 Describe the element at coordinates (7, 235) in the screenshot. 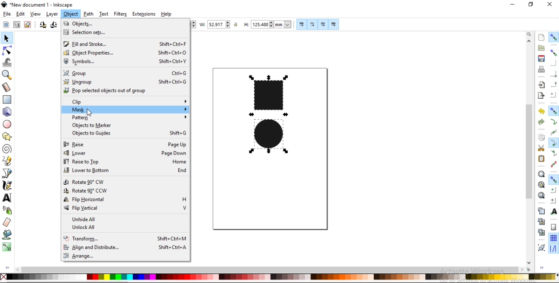

I see `fill bounded areas` at that location.